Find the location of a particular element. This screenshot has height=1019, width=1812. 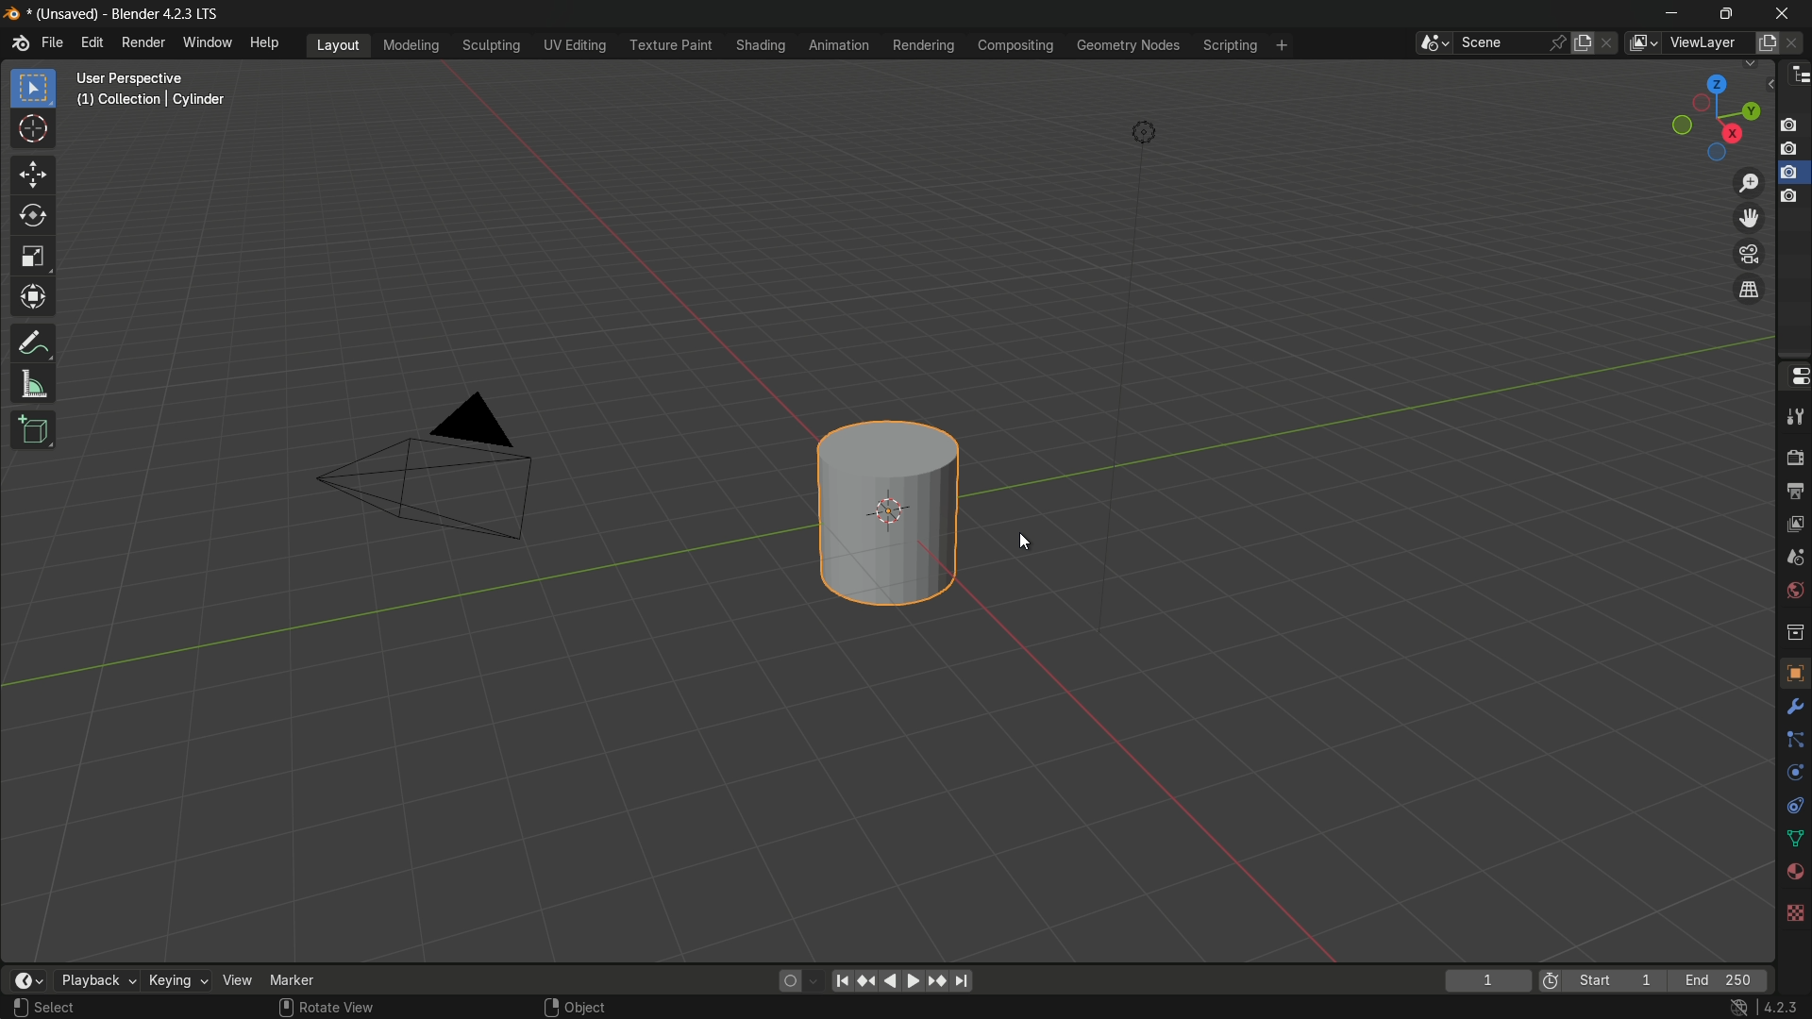

cursor is located at coordinates (33, 131).